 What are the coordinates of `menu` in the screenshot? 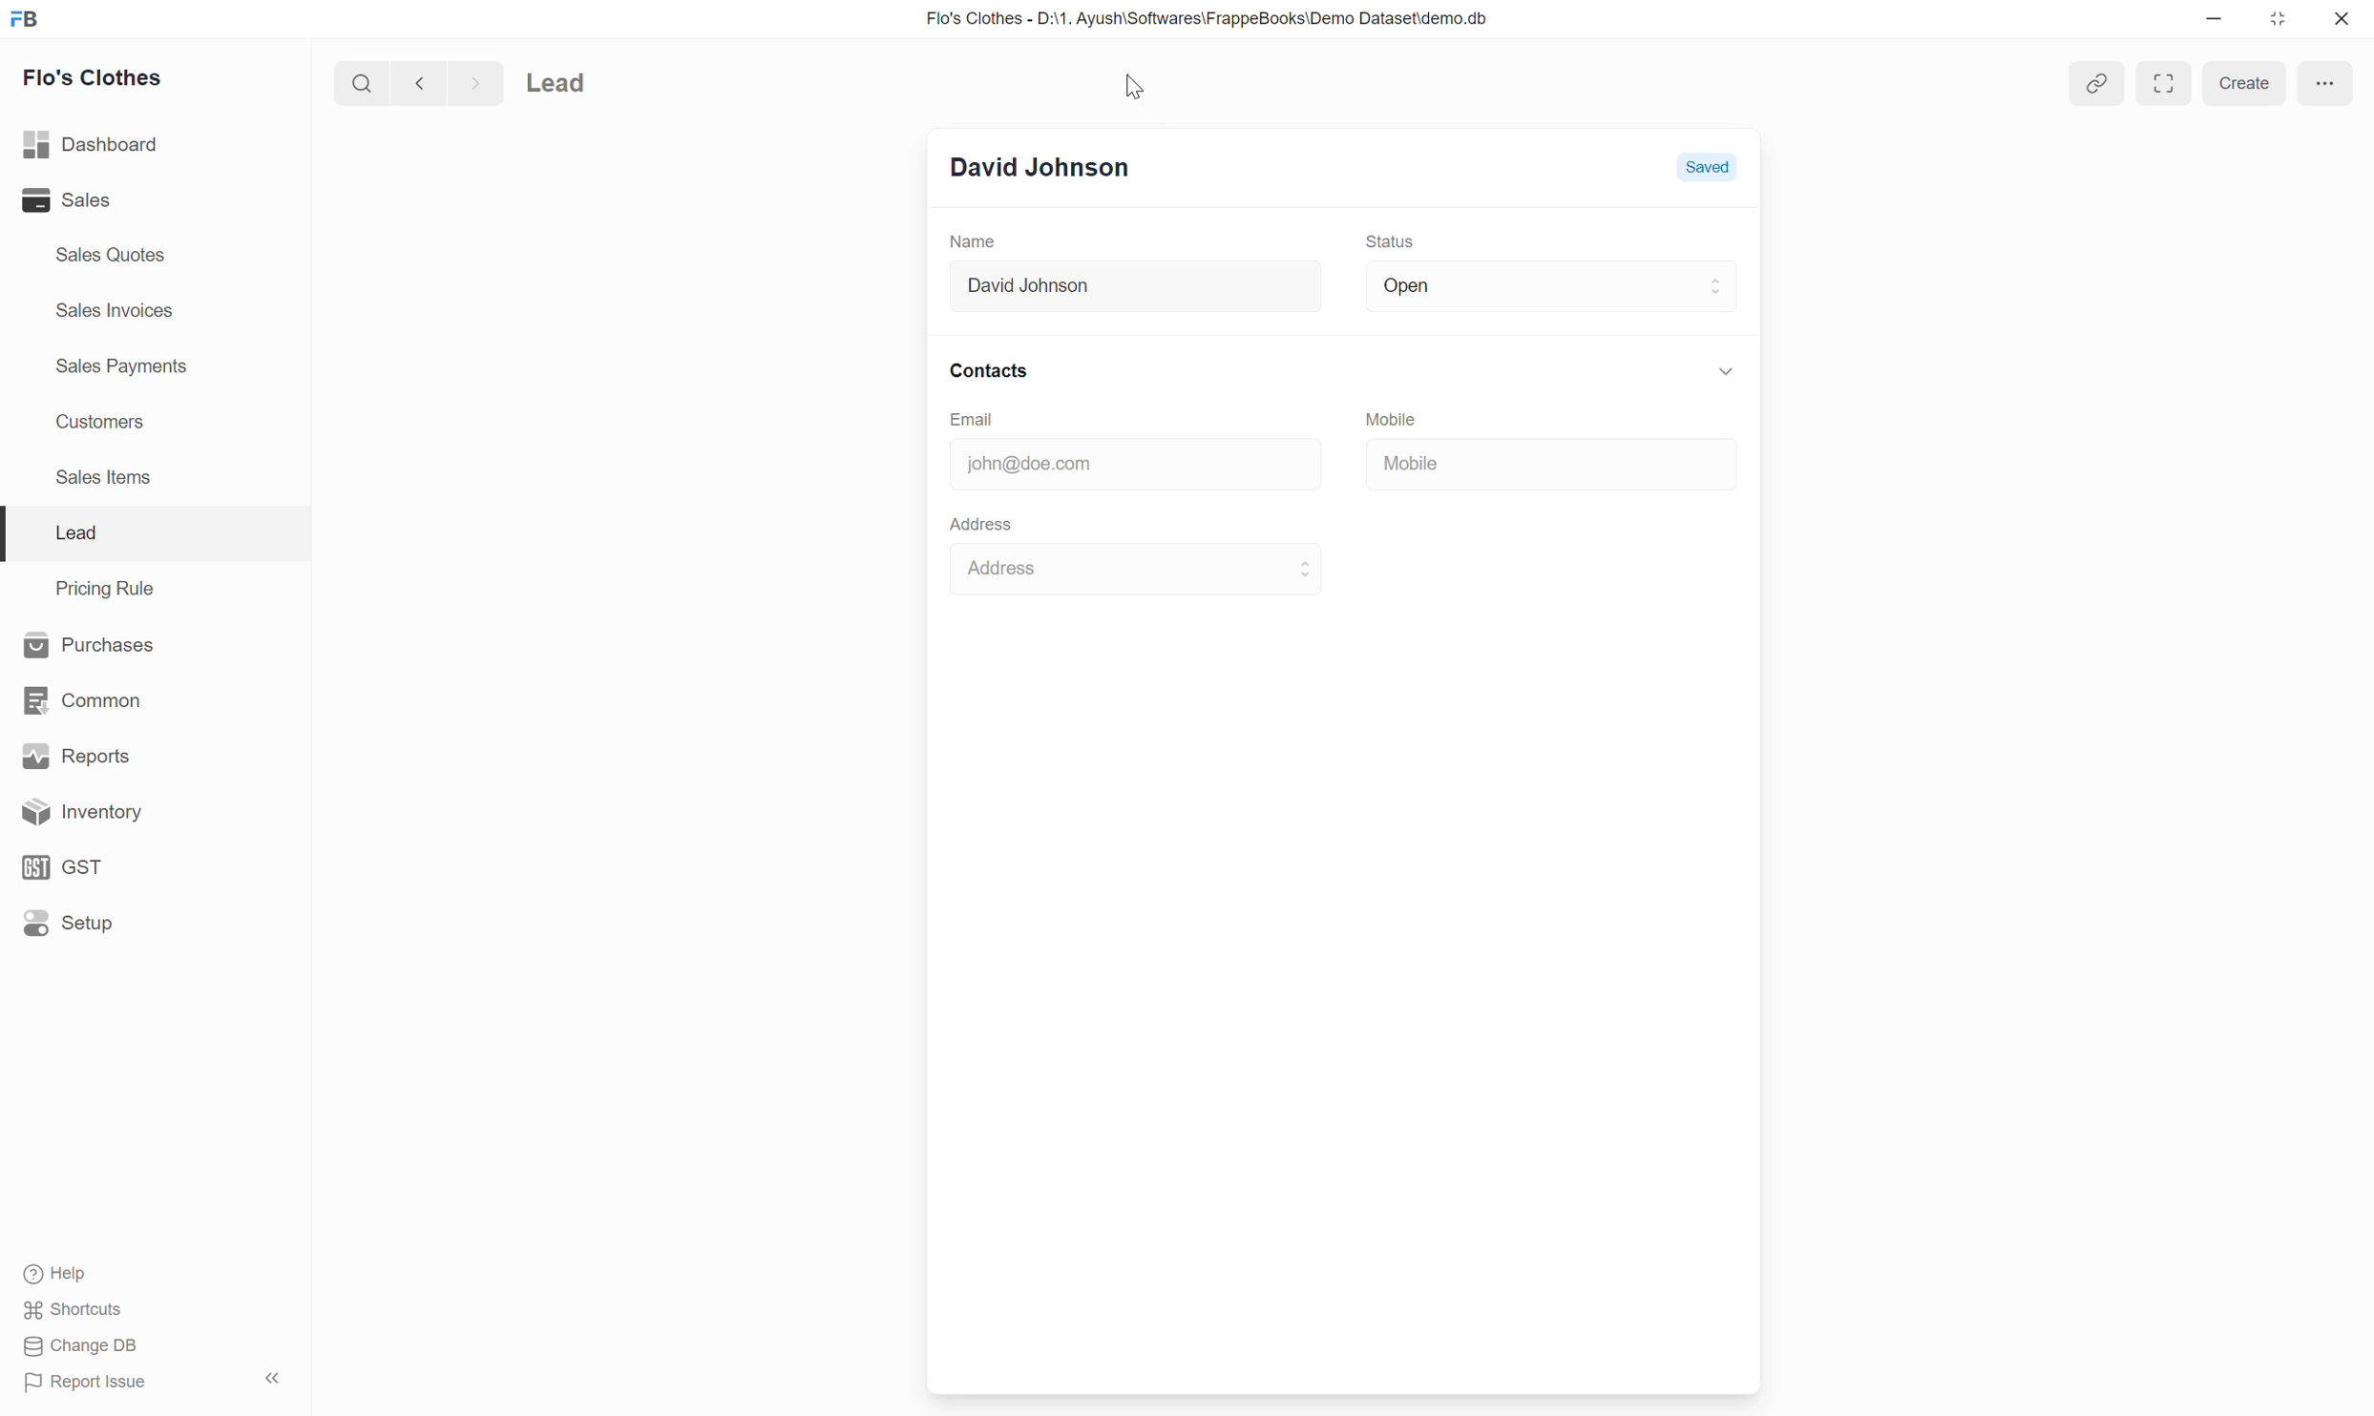 It's located at (2328, 81).